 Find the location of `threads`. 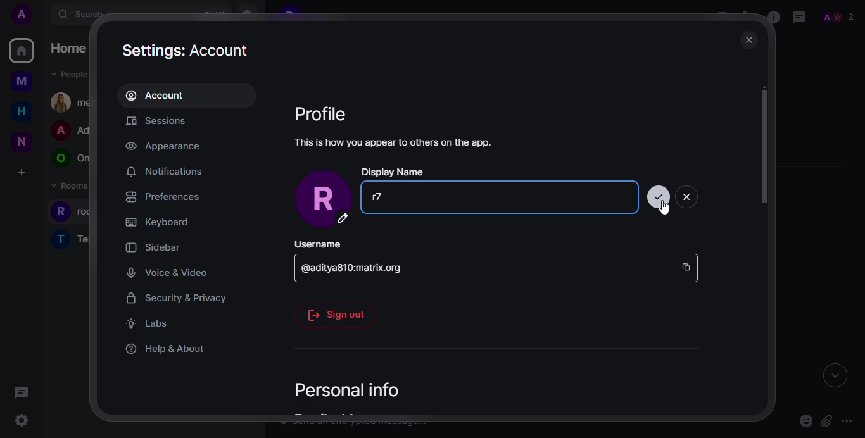

threads is located at coordinates (799, 17).